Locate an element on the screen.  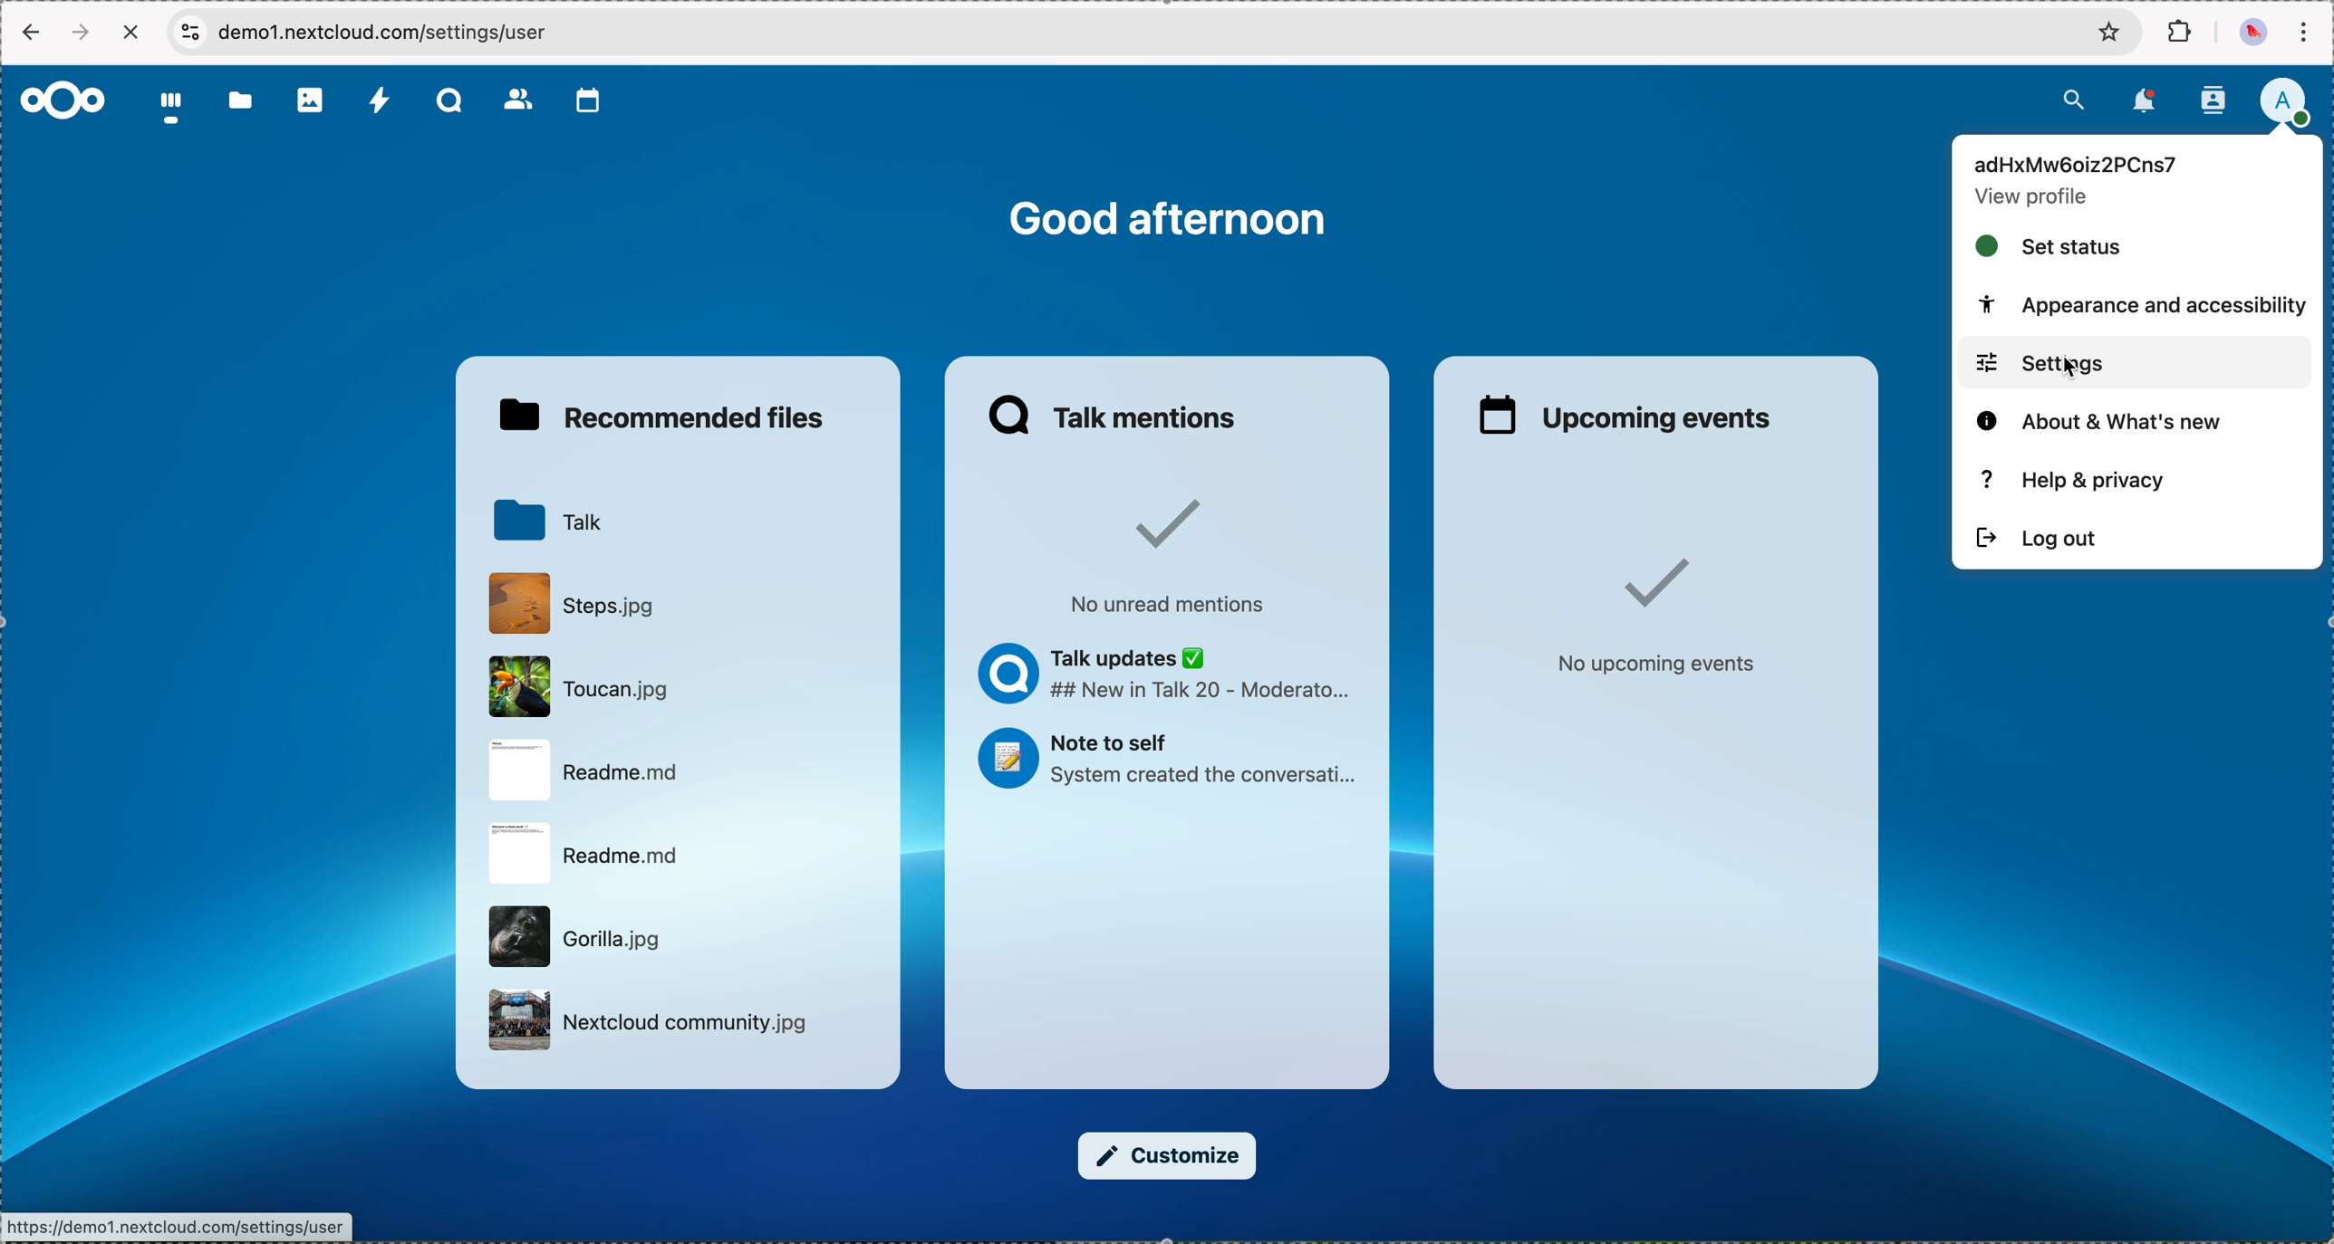
URL is located at coordinates (181, 1225).